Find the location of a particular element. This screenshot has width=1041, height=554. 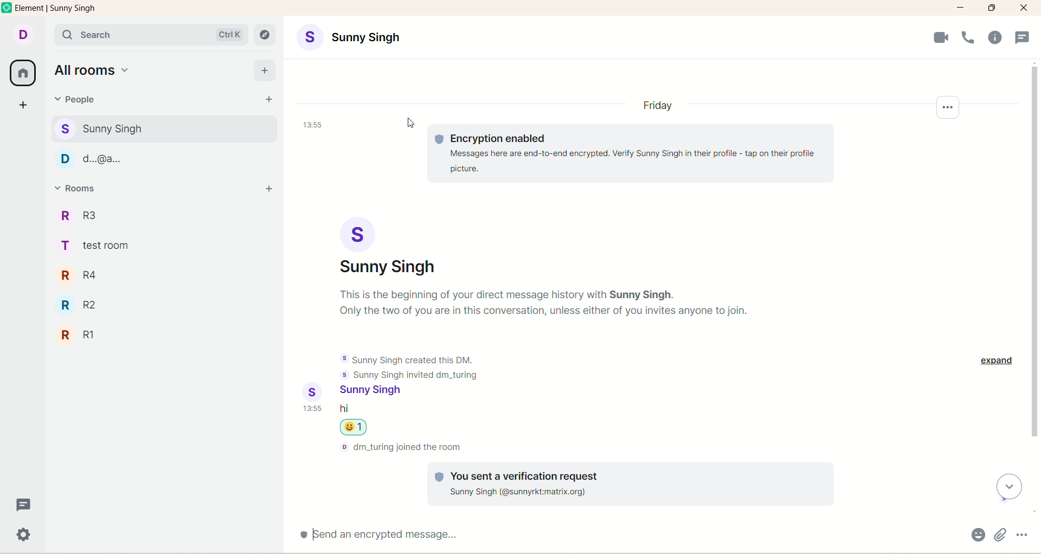

expand is located at coordinates (997, 360).